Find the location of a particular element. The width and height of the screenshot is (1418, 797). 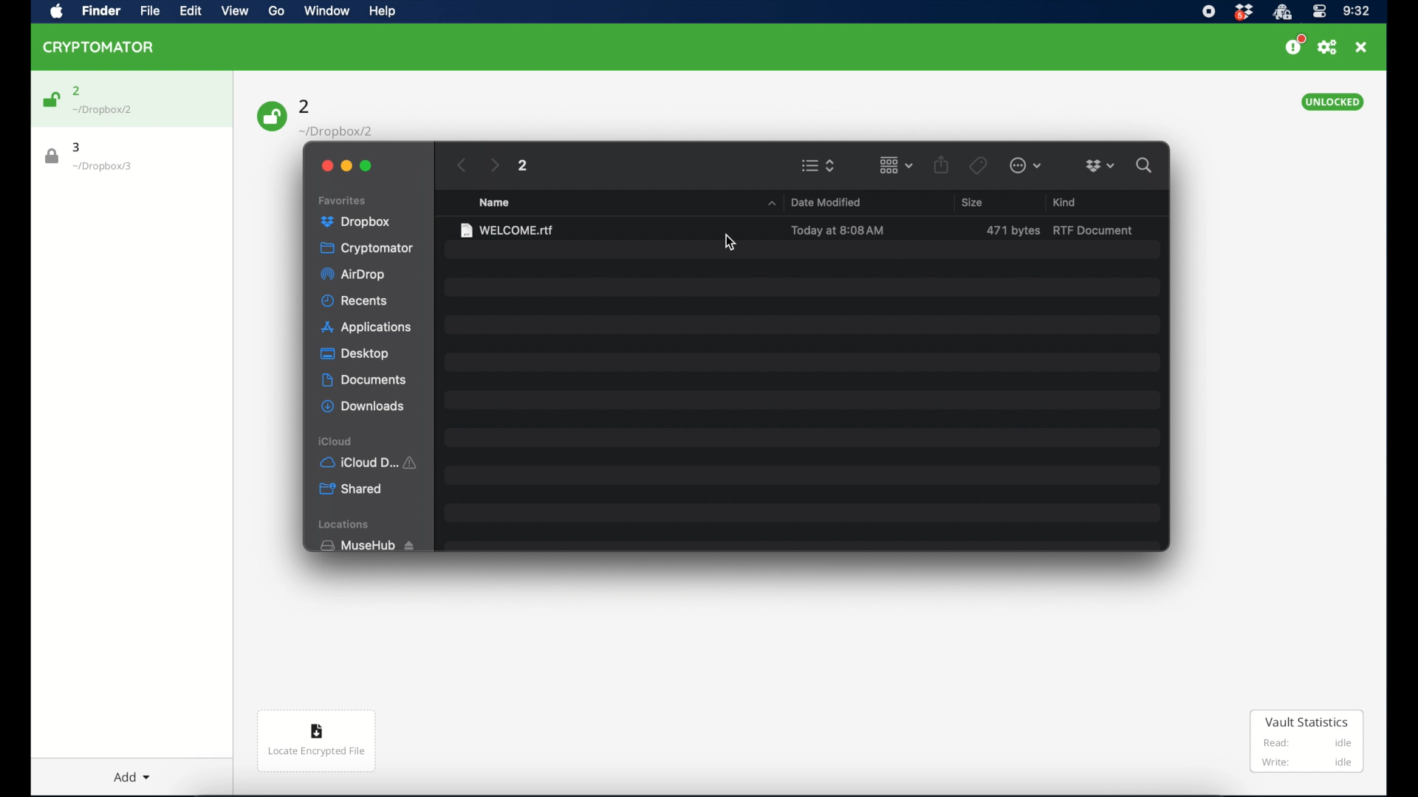

preferences is located at coordinates (1329, 47).